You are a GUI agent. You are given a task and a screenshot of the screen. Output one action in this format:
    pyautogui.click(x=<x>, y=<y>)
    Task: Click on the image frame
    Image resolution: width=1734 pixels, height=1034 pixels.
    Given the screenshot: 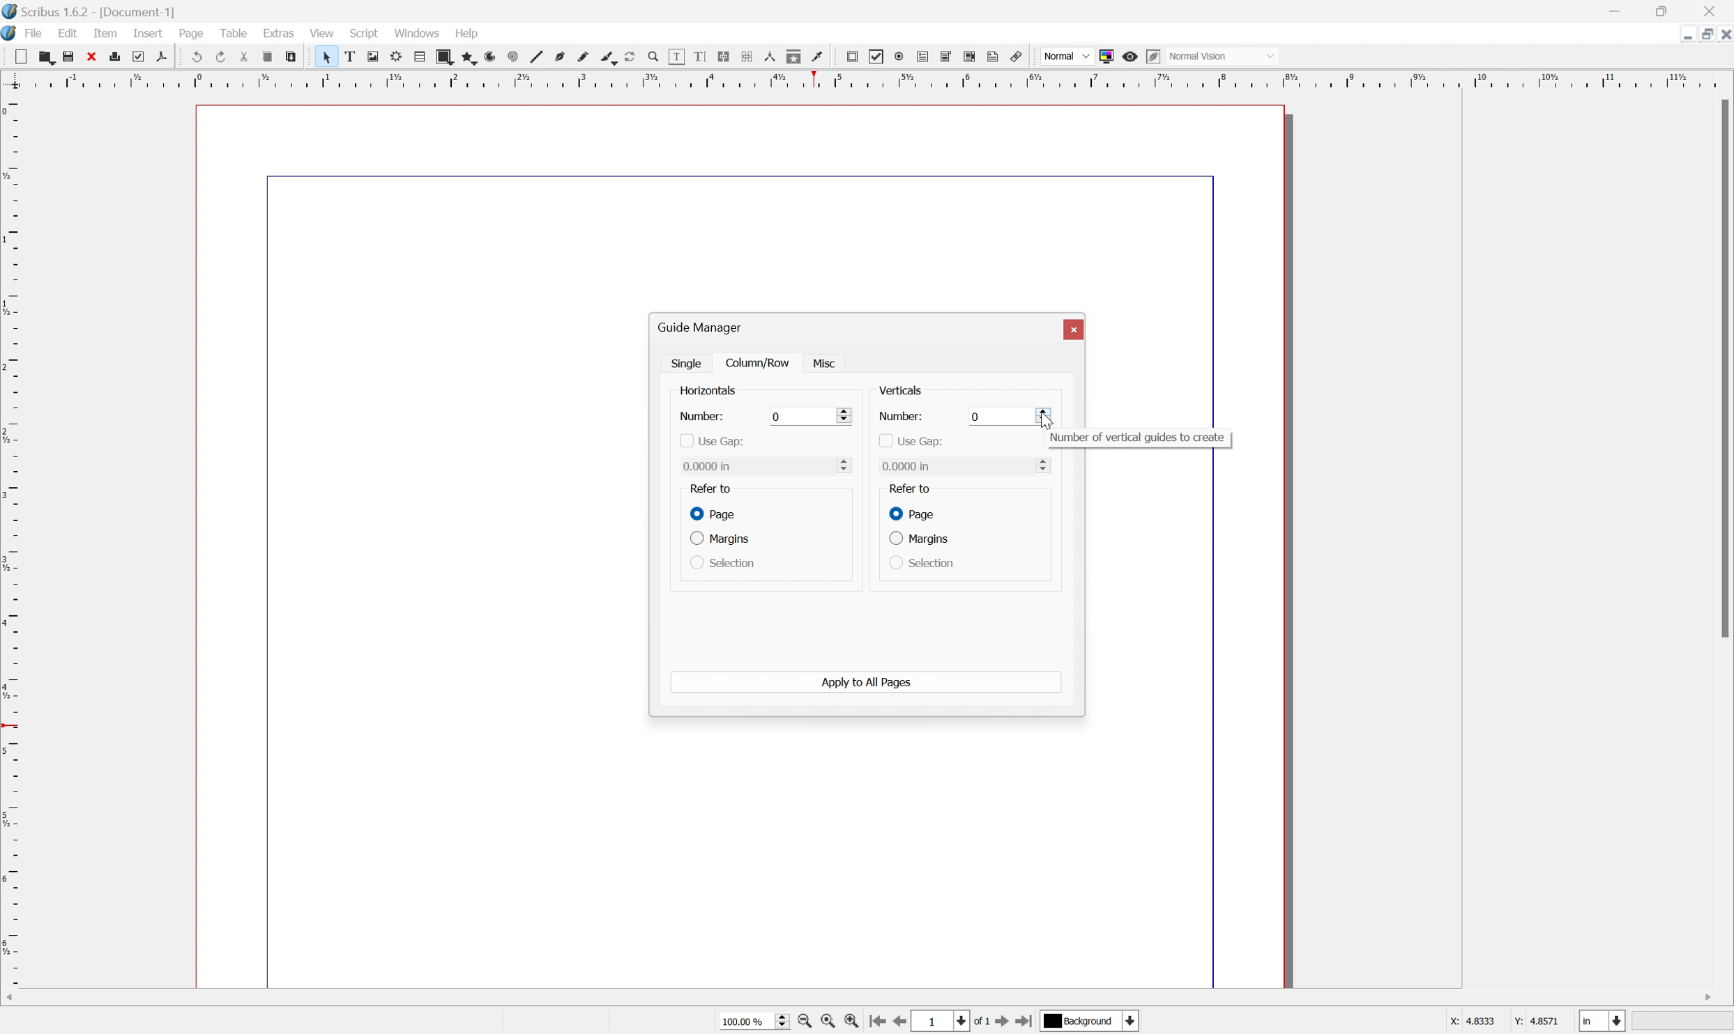 What is the action you would take?
    pyautogui.click(x=372, y=56)
    